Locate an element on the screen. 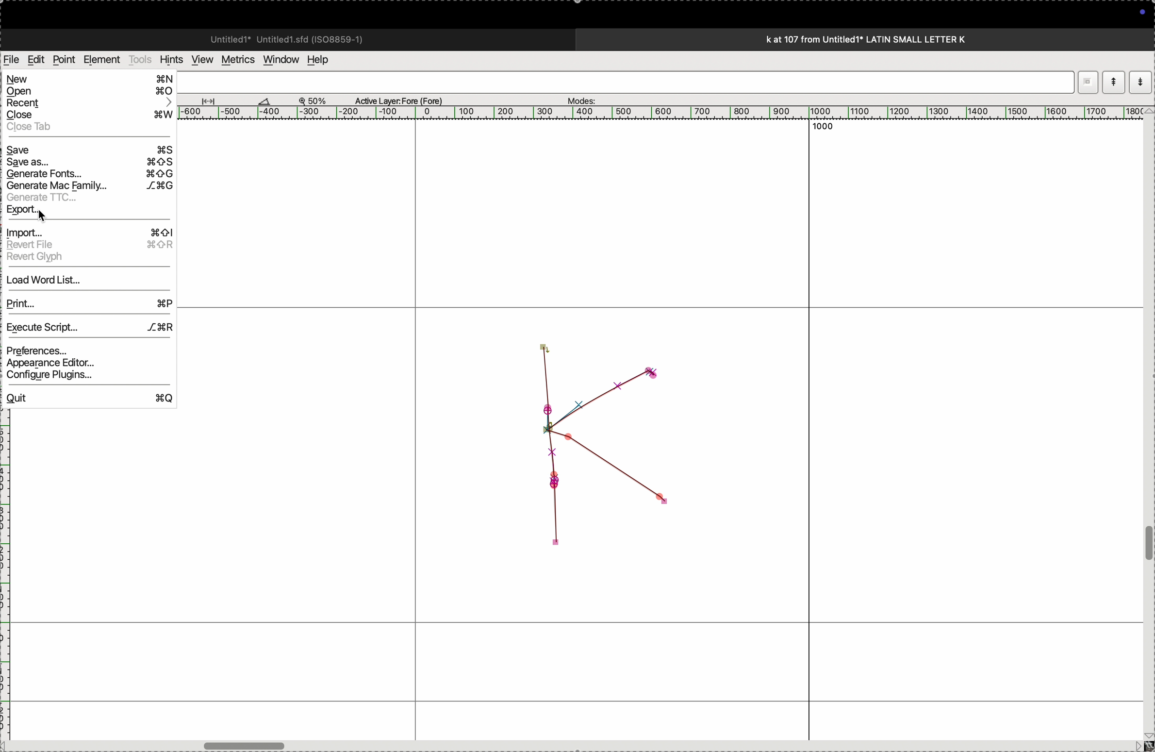  execute script is located at coordinates (90, 326).